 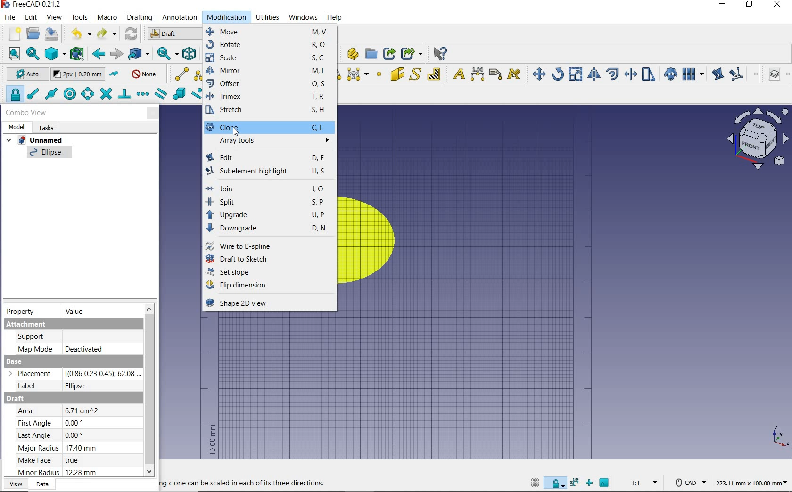 I want to click on point, so click(x=379, y=74).